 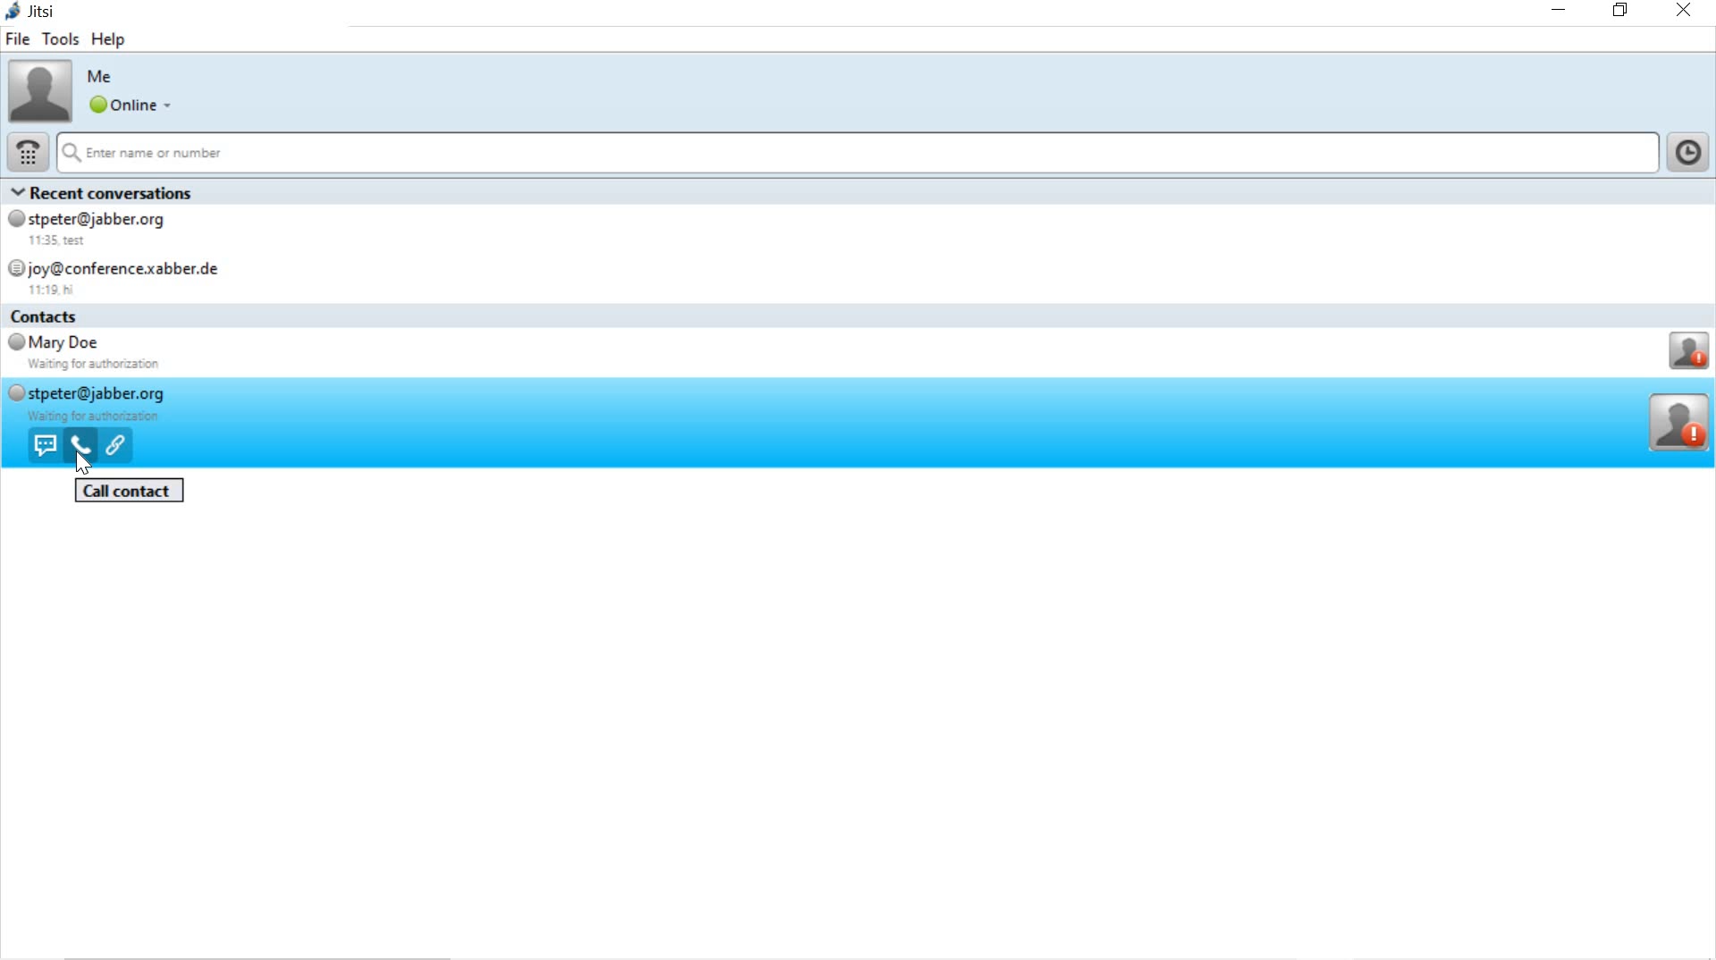 I want to click on help, so click(x=112, y=42).